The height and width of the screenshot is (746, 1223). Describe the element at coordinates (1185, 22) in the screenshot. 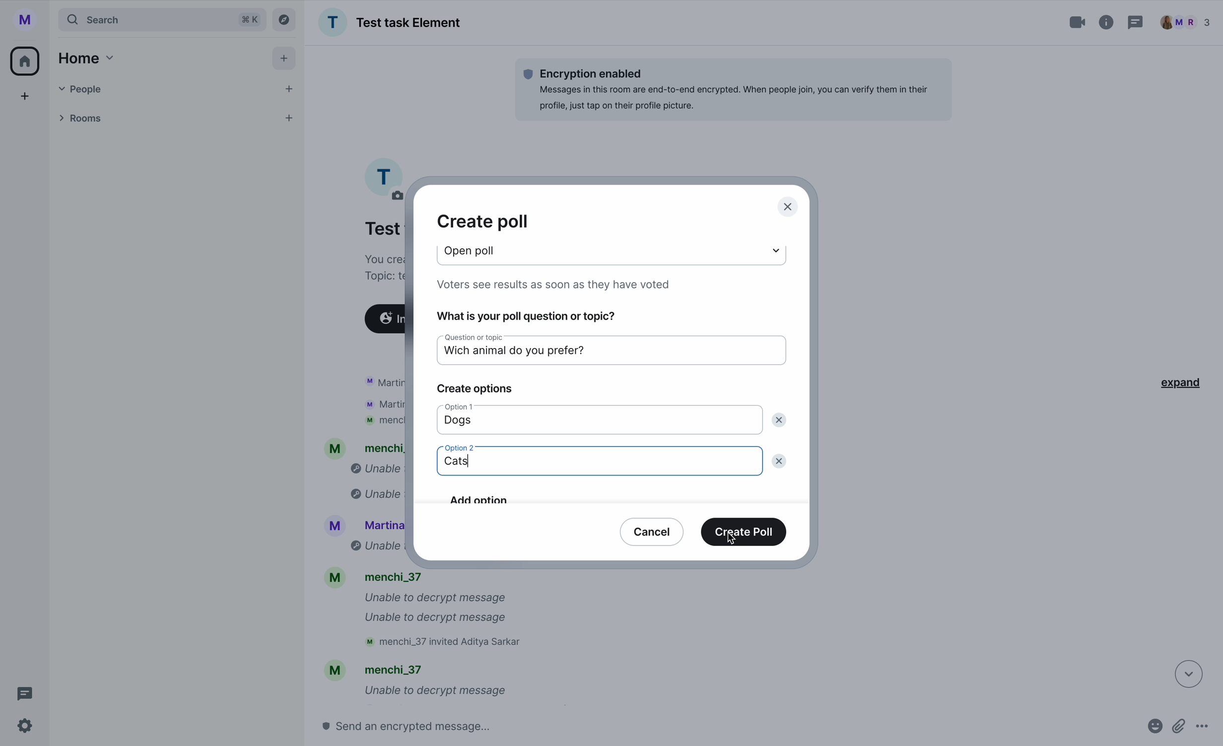

I see `people` at that location.